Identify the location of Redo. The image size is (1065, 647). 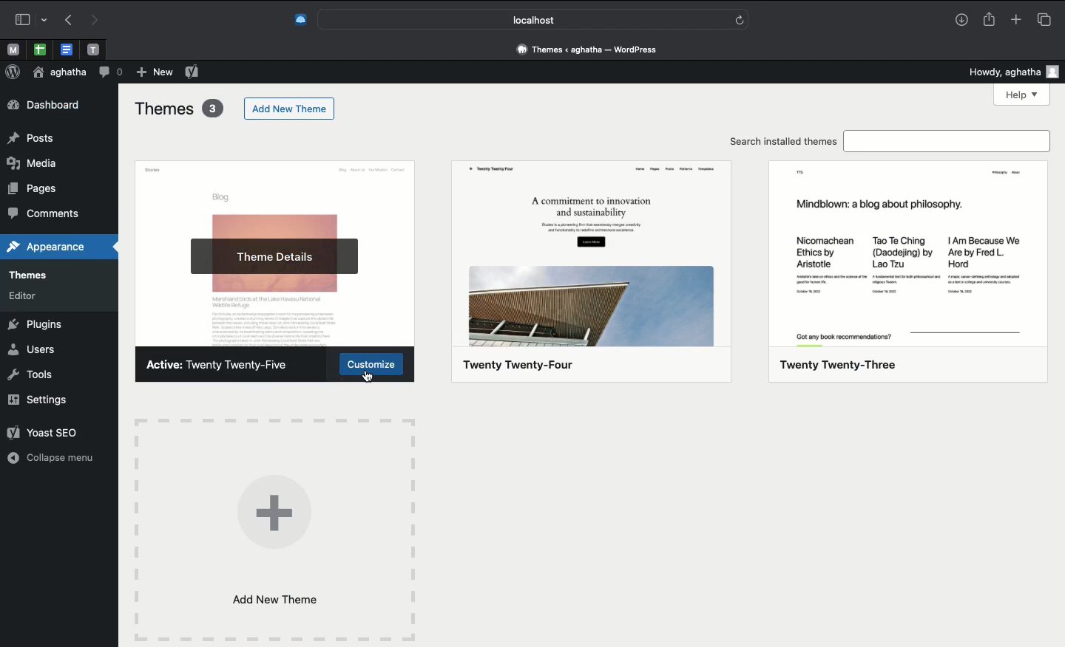
(92, 21).